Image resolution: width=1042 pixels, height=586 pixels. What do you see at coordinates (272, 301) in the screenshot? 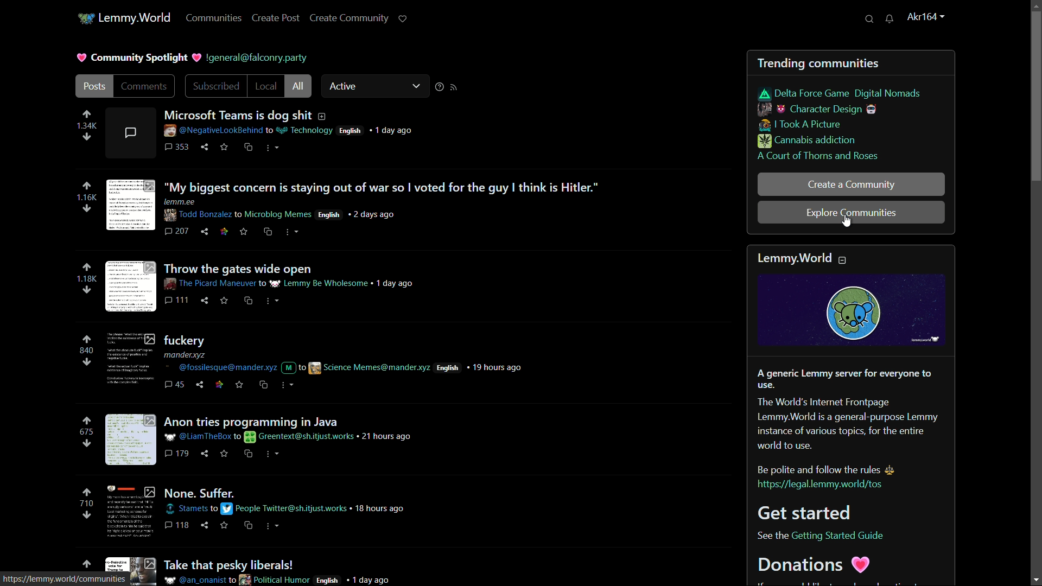
I see `more` at bounding box center [272, 301].